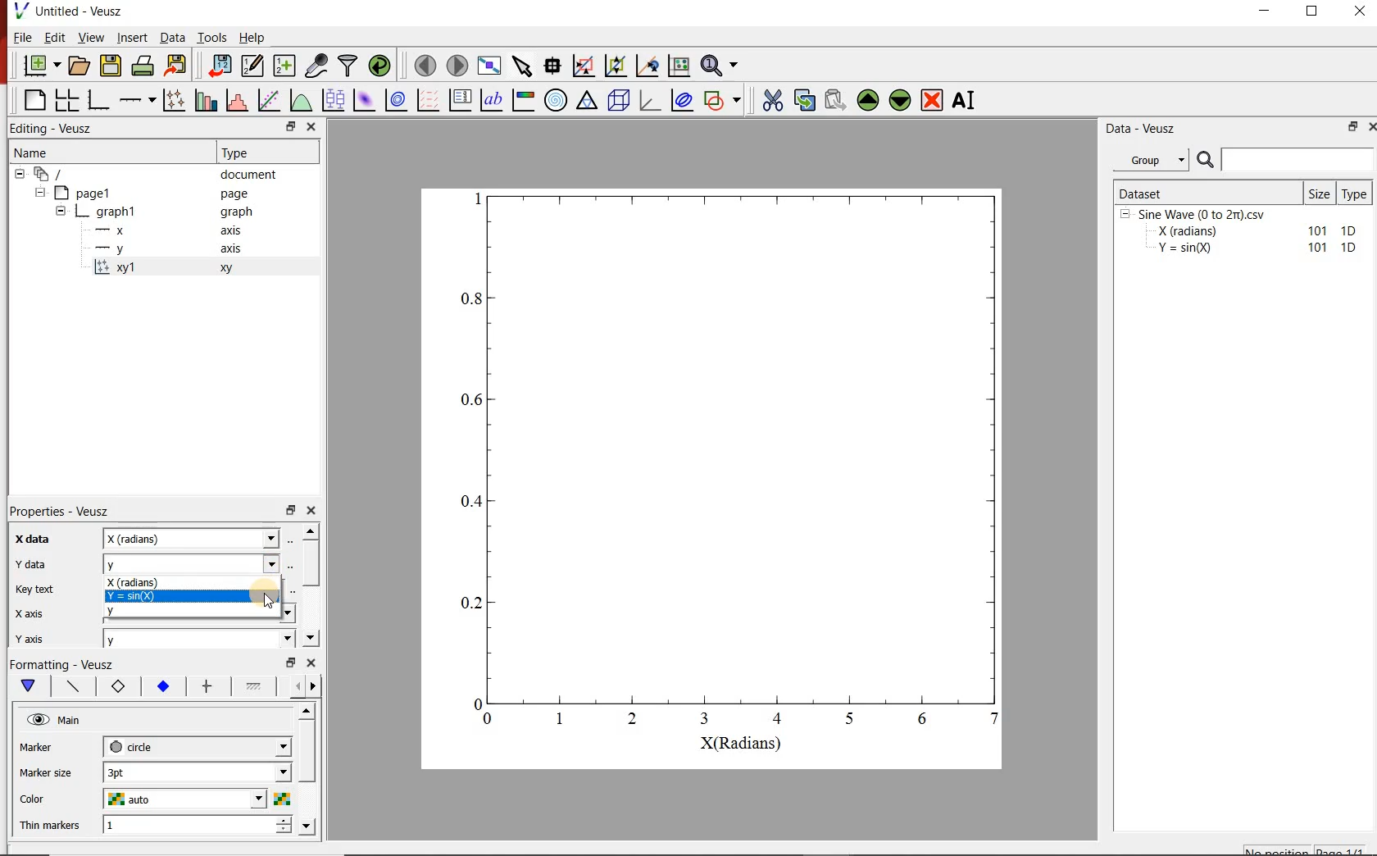 This screenshot has width=1377, height=856. Describe the element at coordinates (61, 662) in the screenshot. I see `Formatting - Veusz` at that location.